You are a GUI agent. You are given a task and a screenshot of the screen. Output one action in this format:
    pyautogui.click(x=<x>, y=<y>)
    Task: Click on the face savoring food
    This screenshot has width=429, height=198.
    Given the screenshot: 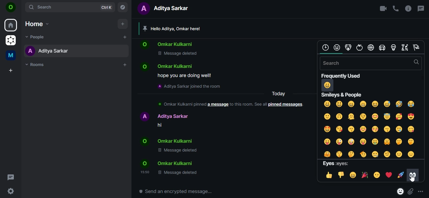 What is the action you would take?
    pyautogui.click(x=411, y=129)
    